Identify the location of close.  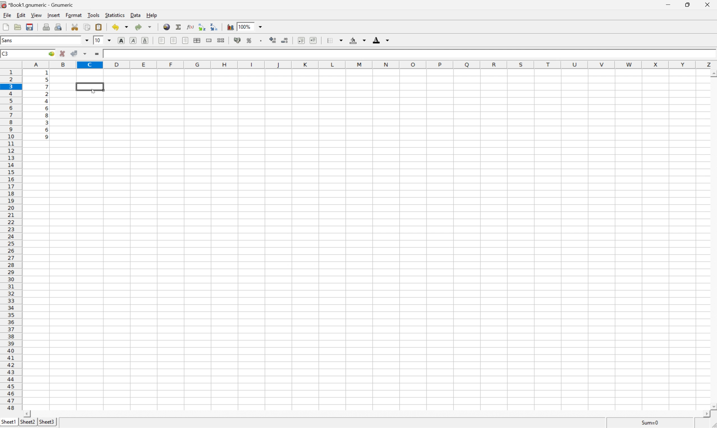
(708, 4).